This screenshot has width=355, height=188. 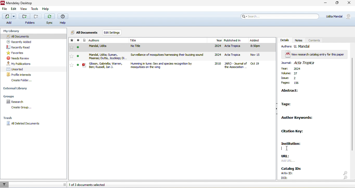 I want to click on mandal,udita, suman,maanas,dutta,joydeep, so click(x=102, y=56).